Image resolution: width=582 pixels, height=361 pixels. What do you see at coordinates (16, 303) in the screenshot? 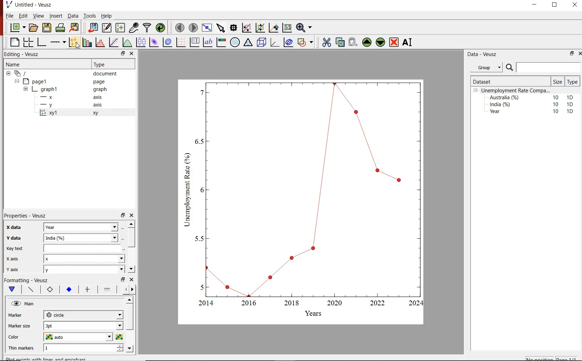
I see `hide/unhide` at bounding box center [16, 303].